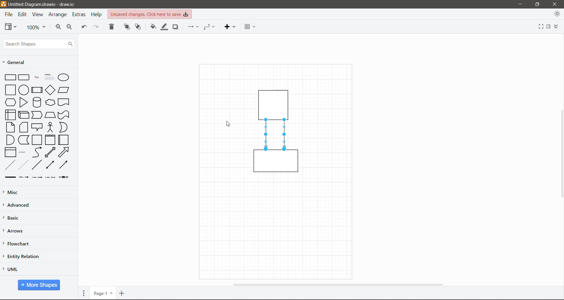 The width and height of the screenshot is (564, 300). I want to click on To Back, so click(138, 27).